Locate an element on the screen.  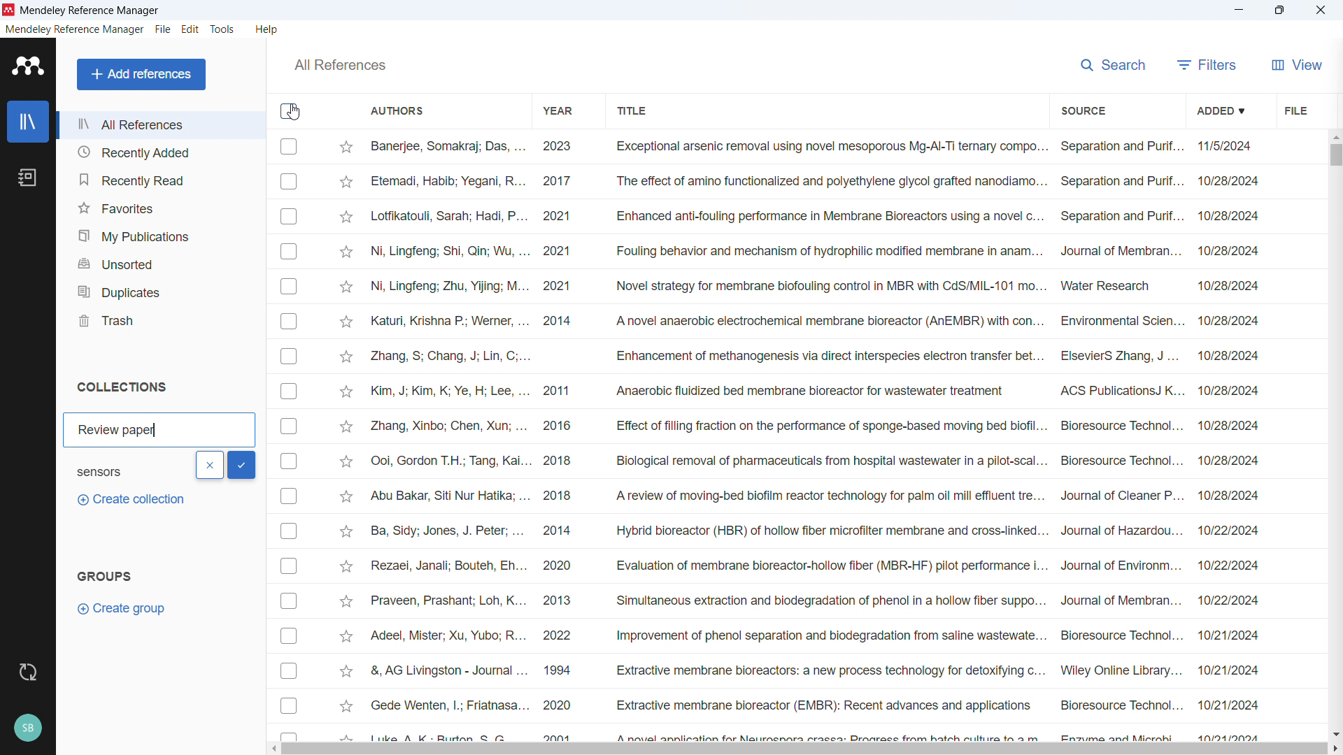
Banerjee, Somakraj; Das, ... 2023 Exceptional arsenic removal using novel mesoporous Mg-Al-Ti ternary compo... Separation and Purif... 11/5/2024 is located at coordinates (816, 147).